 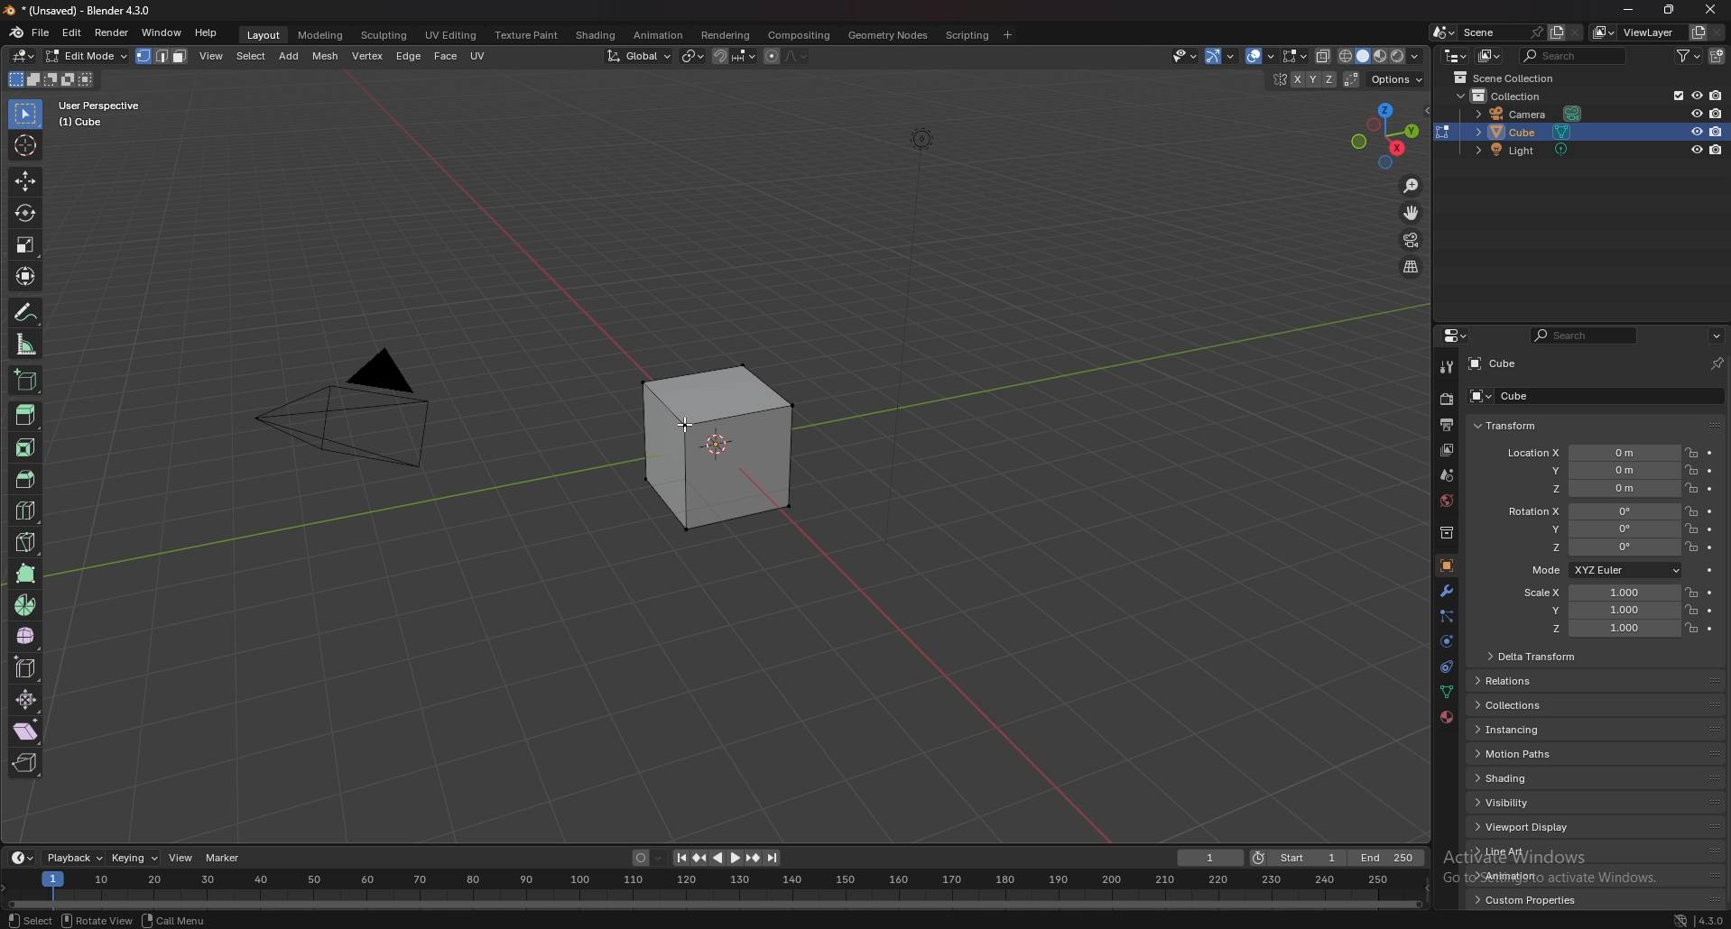 What do you see at coordinates (1543, 827) in the screenshot?
I see `viewport display` at bounding box center [1543, 827].